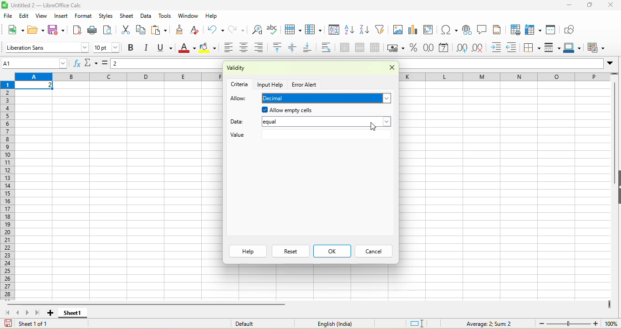 The width and height of the screenshot is (621, 329). Describe the element at coordinates (570, 29) in the screenshot. I see `show draw function` at that location.